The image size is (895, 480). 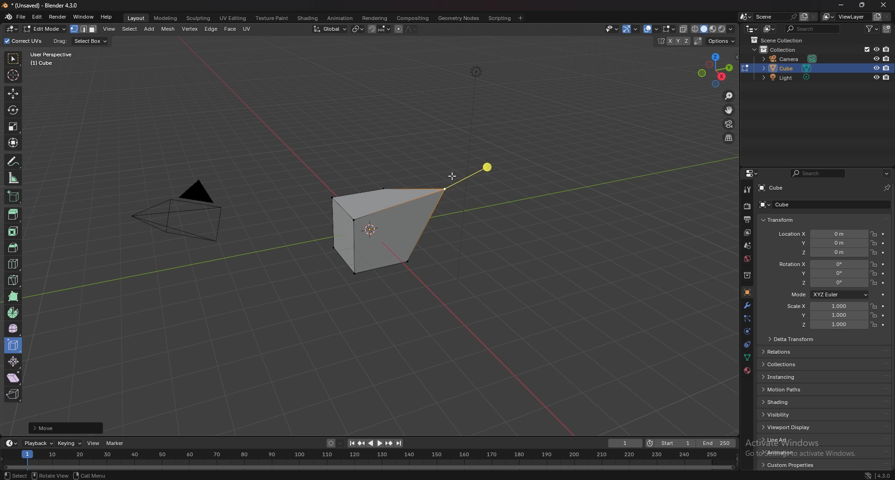 What do you see at coordinates (888, 29) in the screenshot?
I see `new collection` at bounding box center [888, 29].